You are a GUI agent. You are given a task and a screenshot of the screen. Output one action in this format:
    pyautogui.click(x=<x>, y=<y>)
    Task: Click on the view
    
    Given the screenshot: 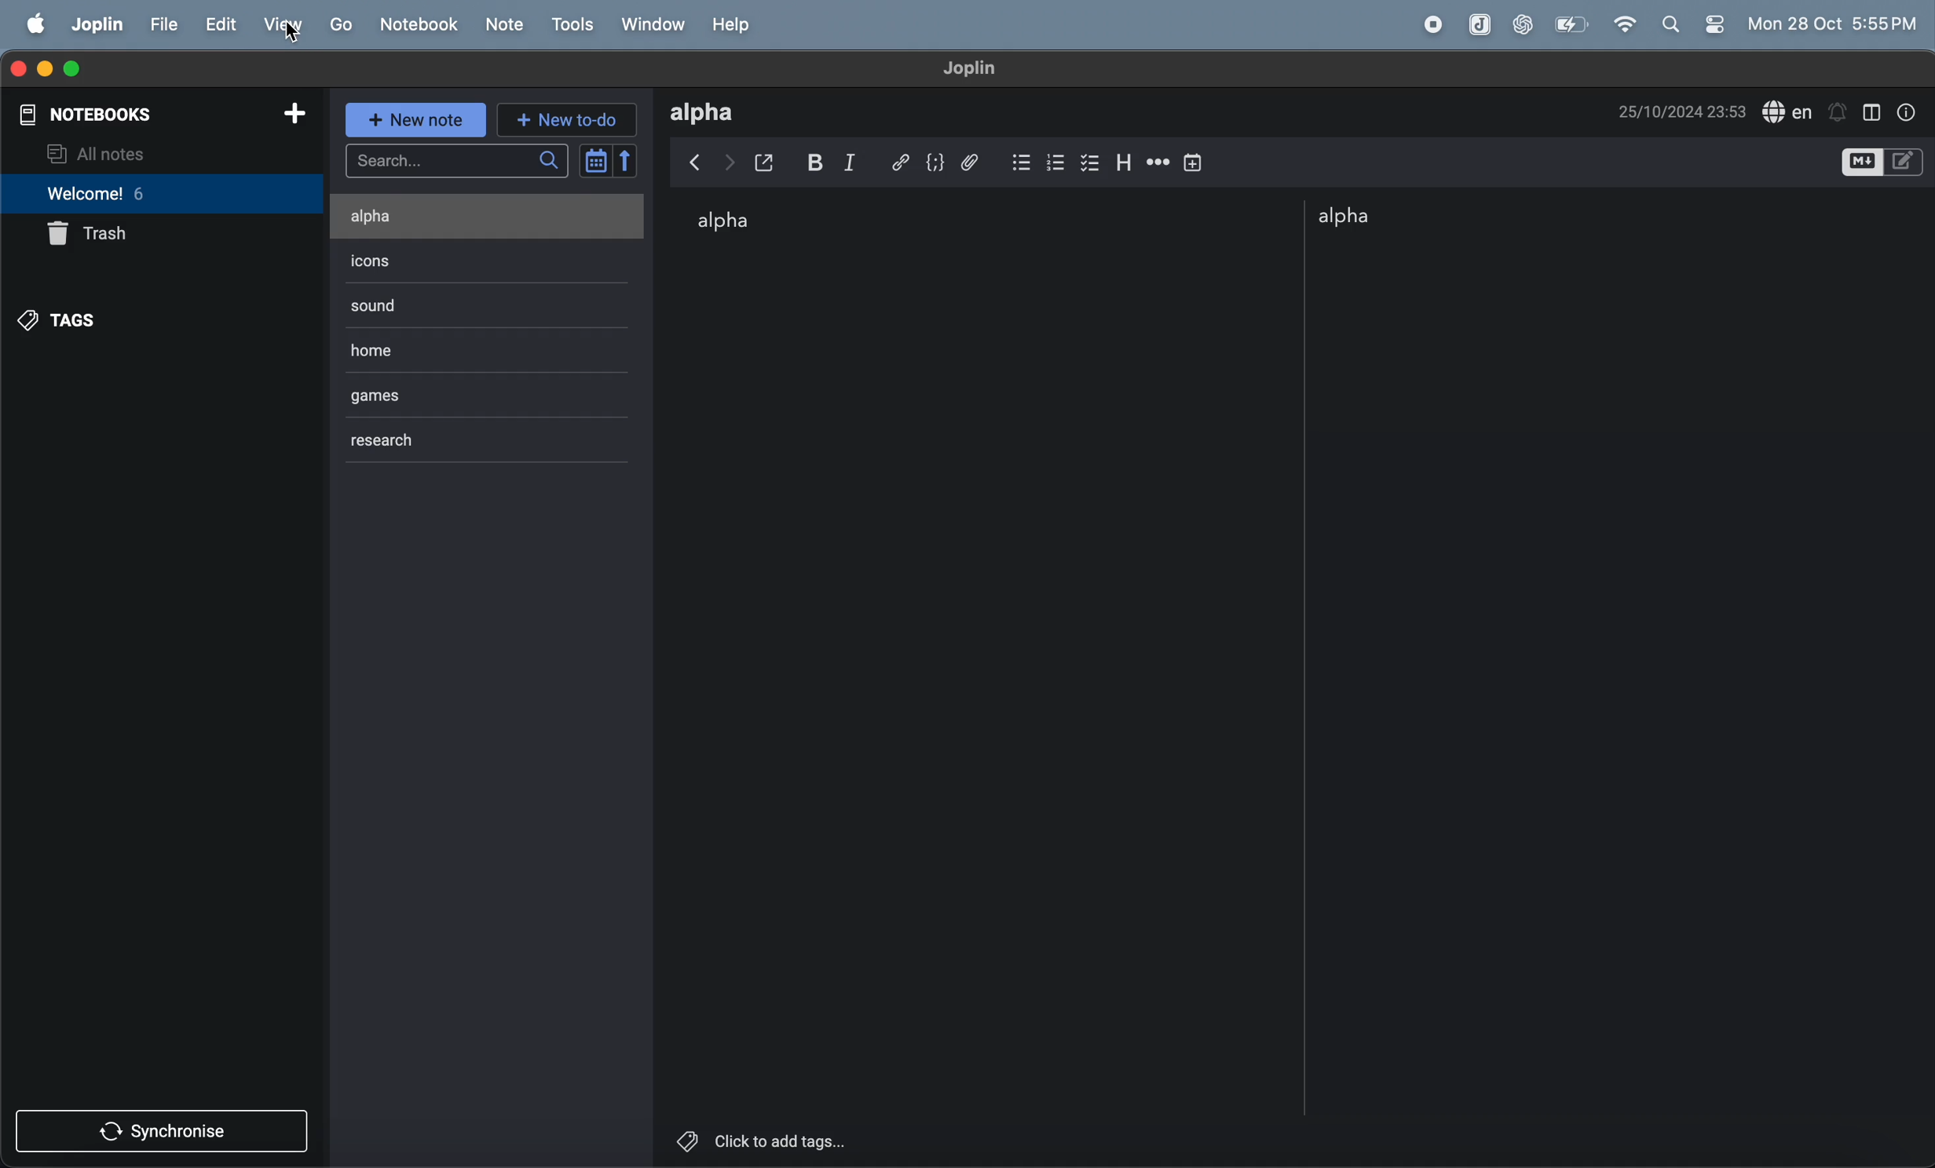 What is the action you would take?
    pyautogui.click(x=284, y=25)
    